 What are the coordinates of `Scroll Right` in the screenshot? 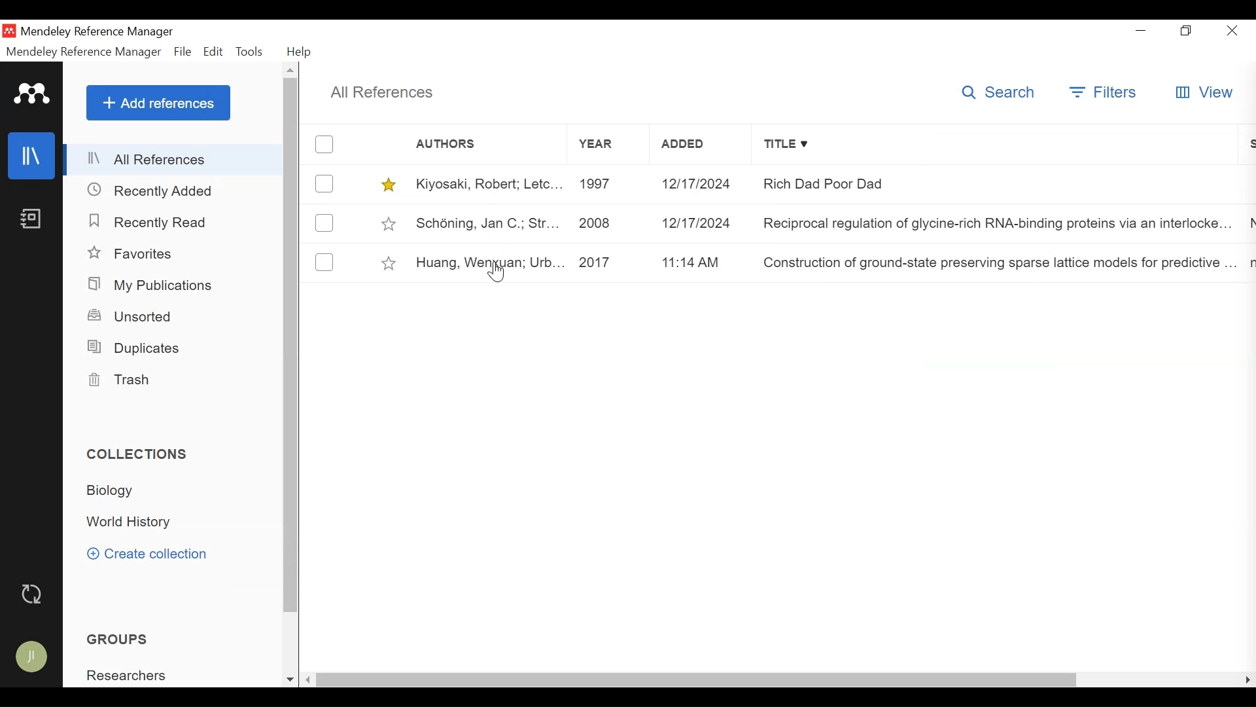 It's located at (1247, 681).